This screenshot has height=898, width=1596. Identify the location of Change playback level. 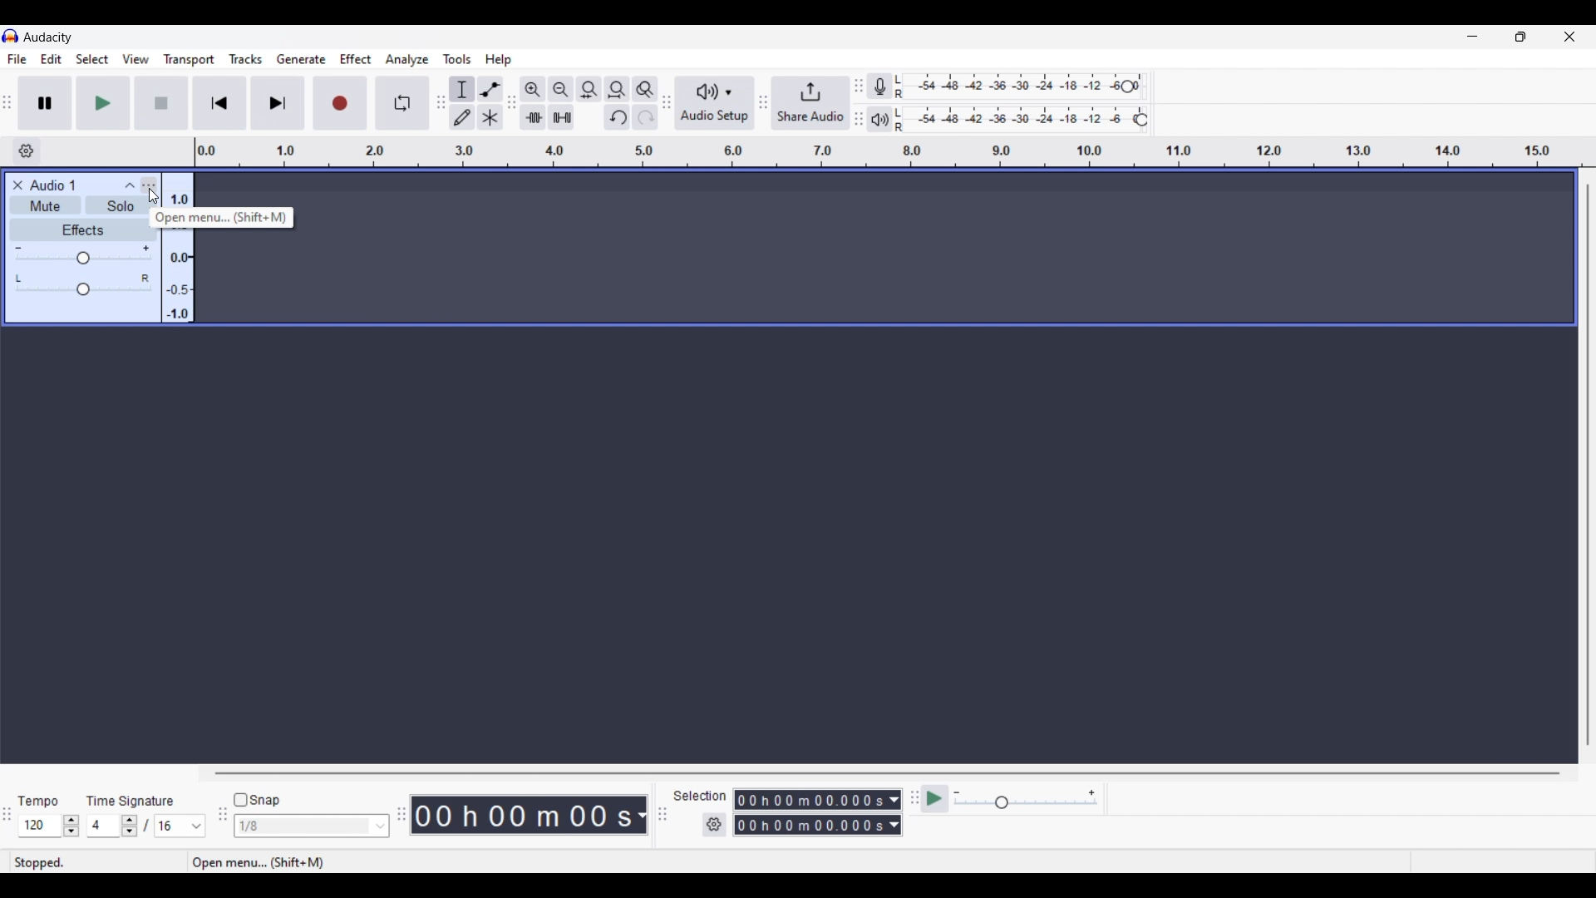
(1141, 121).